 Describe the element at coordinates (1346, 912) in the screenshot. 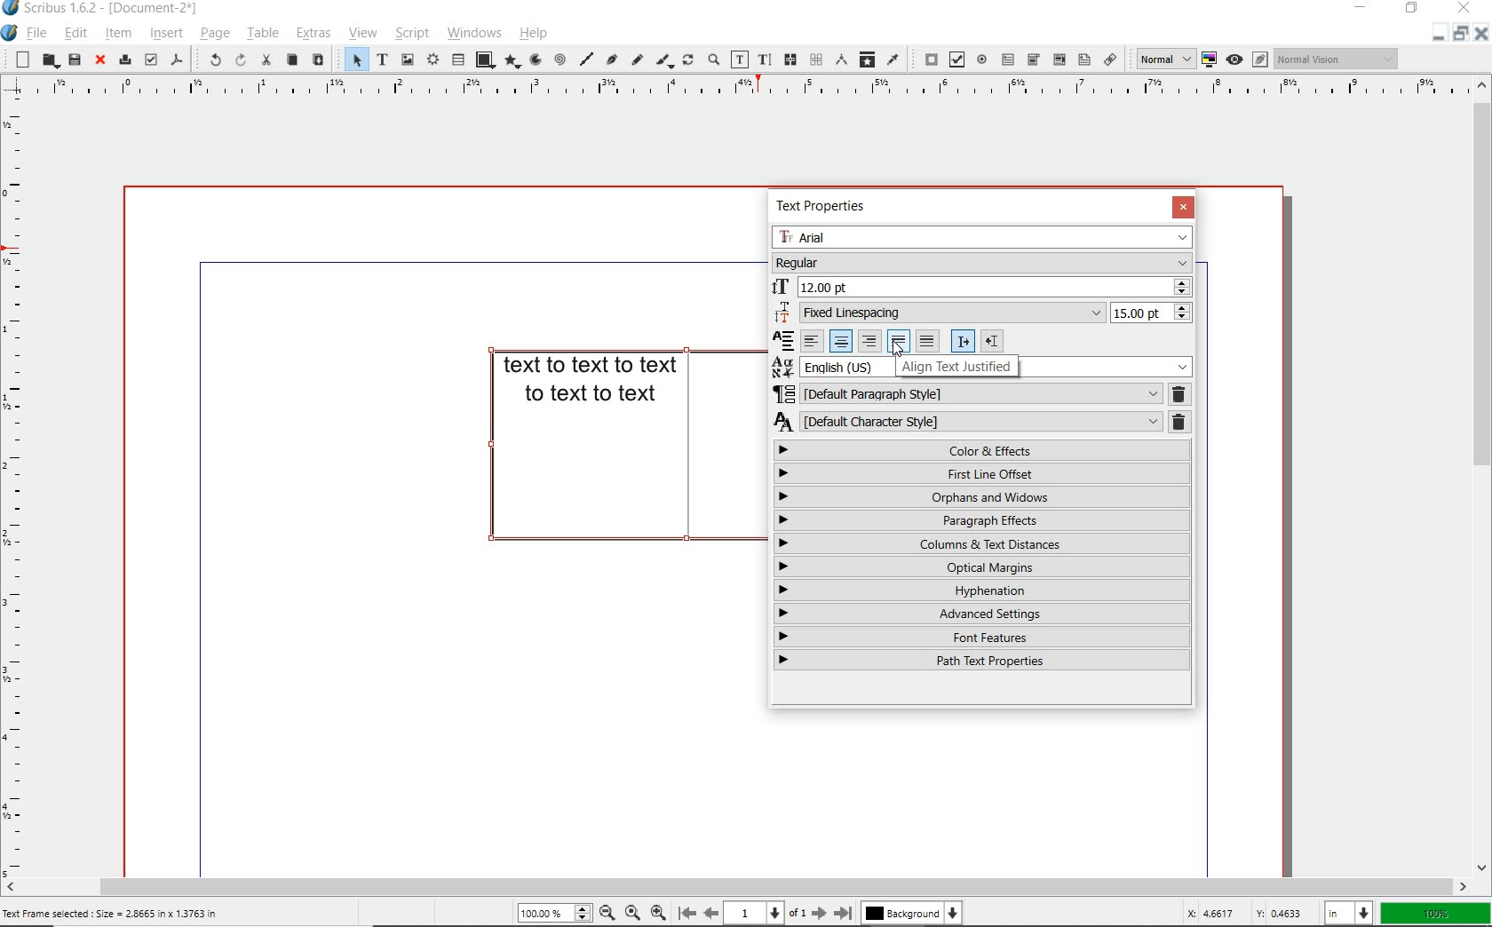

I see `select unit` at that location.